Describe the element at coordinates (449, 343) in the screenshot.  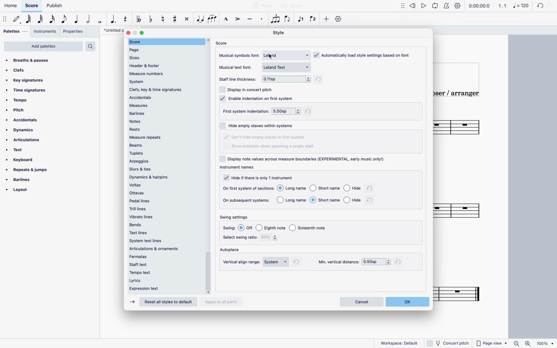
I see `` at that location.